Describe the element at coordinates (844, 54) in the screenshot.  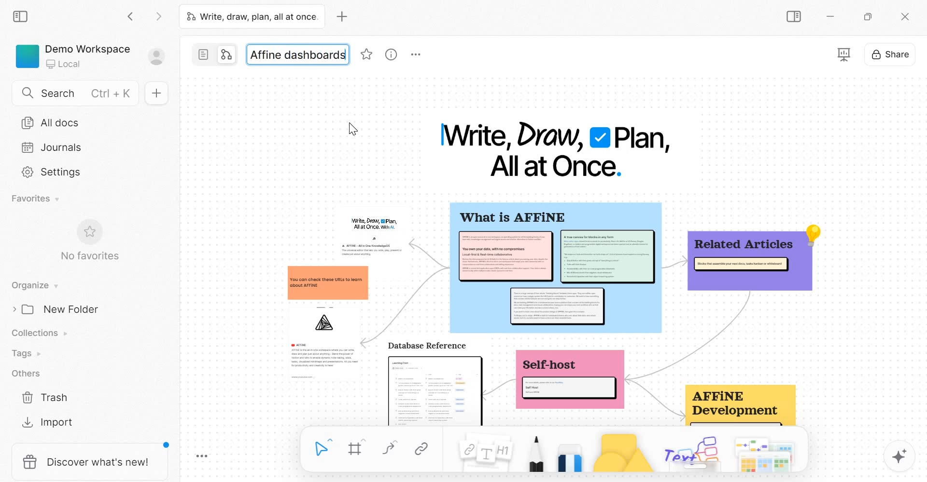
I see `presentation mode` at that location.